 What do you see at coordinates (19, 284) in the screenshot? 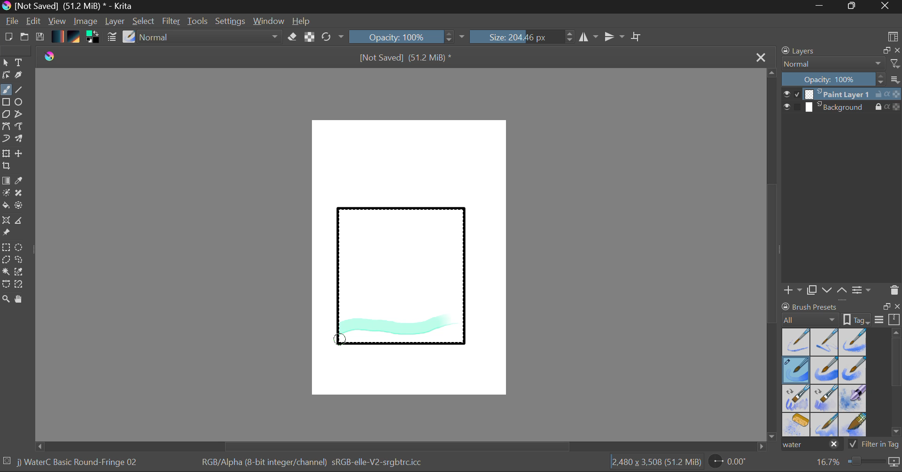
I see `Magnetic Selection Tool` at bounding box center [19, 284].